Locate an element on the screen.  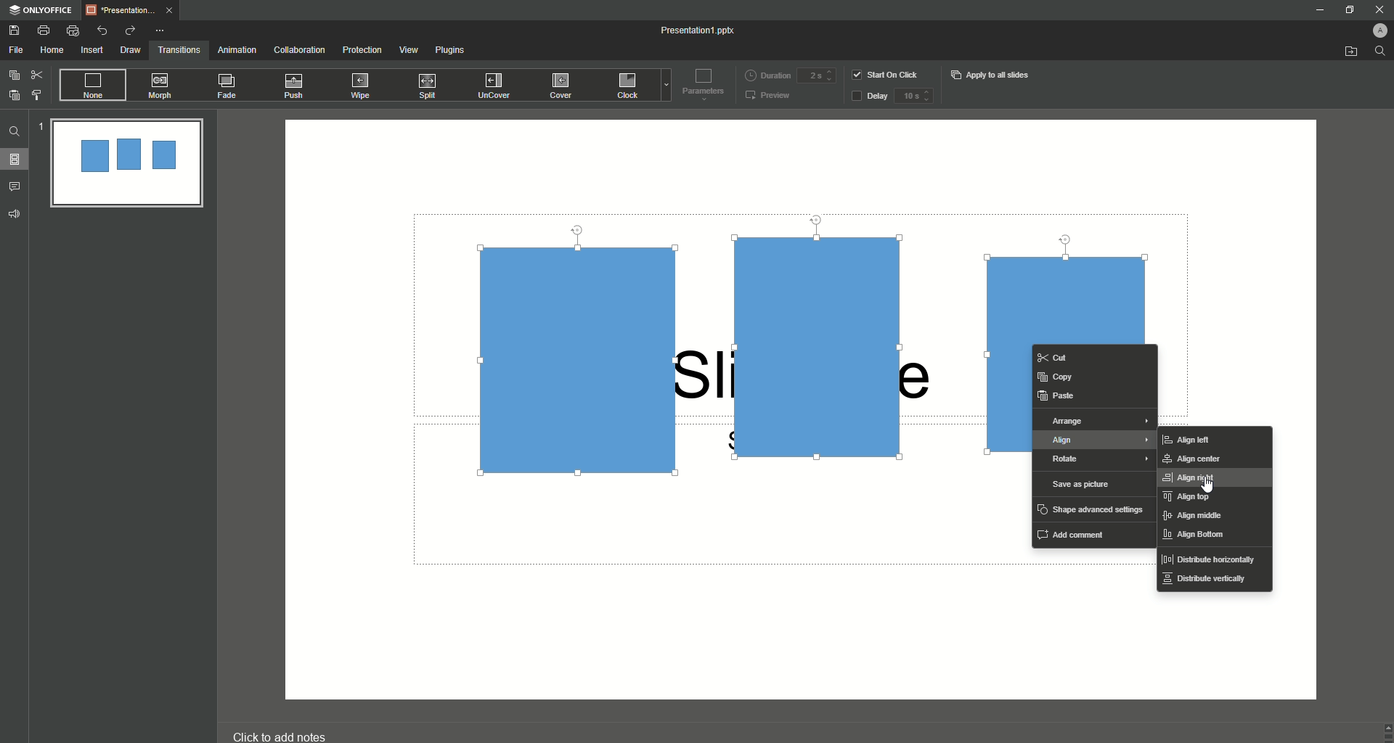
ONLYOFFICE is located at coordinates (41, 10).